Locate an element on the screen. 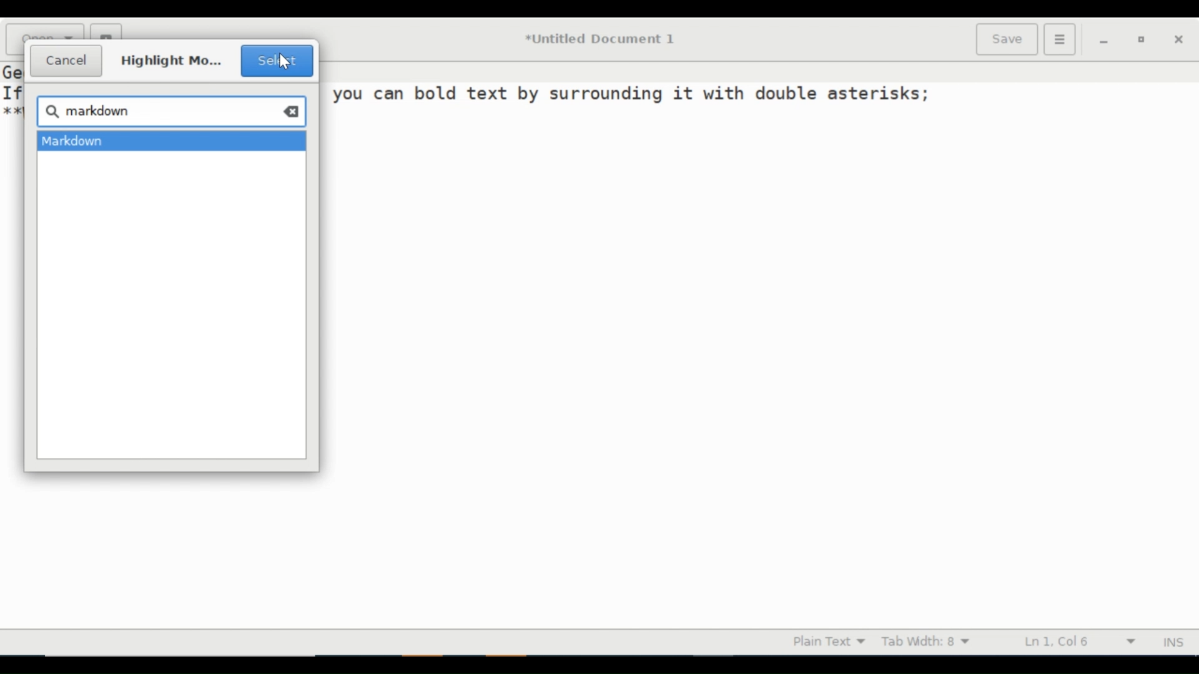 This screenshot has width=1199, height=674. search icon is located at coordinates (51, 110).